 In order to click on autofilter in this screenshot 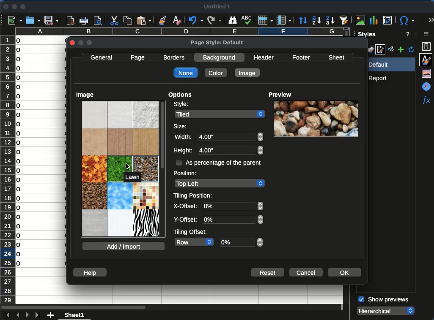, I will do `click(344, 19)`.